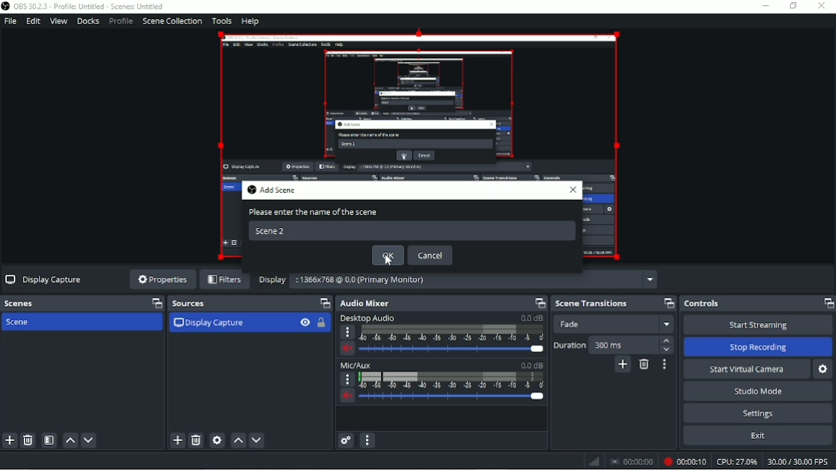 The width and height of the screenshot is (836, 470). What do you see at coordinates (120, 21) in the screenshot?
I see `Profile` at bounding box center [120, 21].